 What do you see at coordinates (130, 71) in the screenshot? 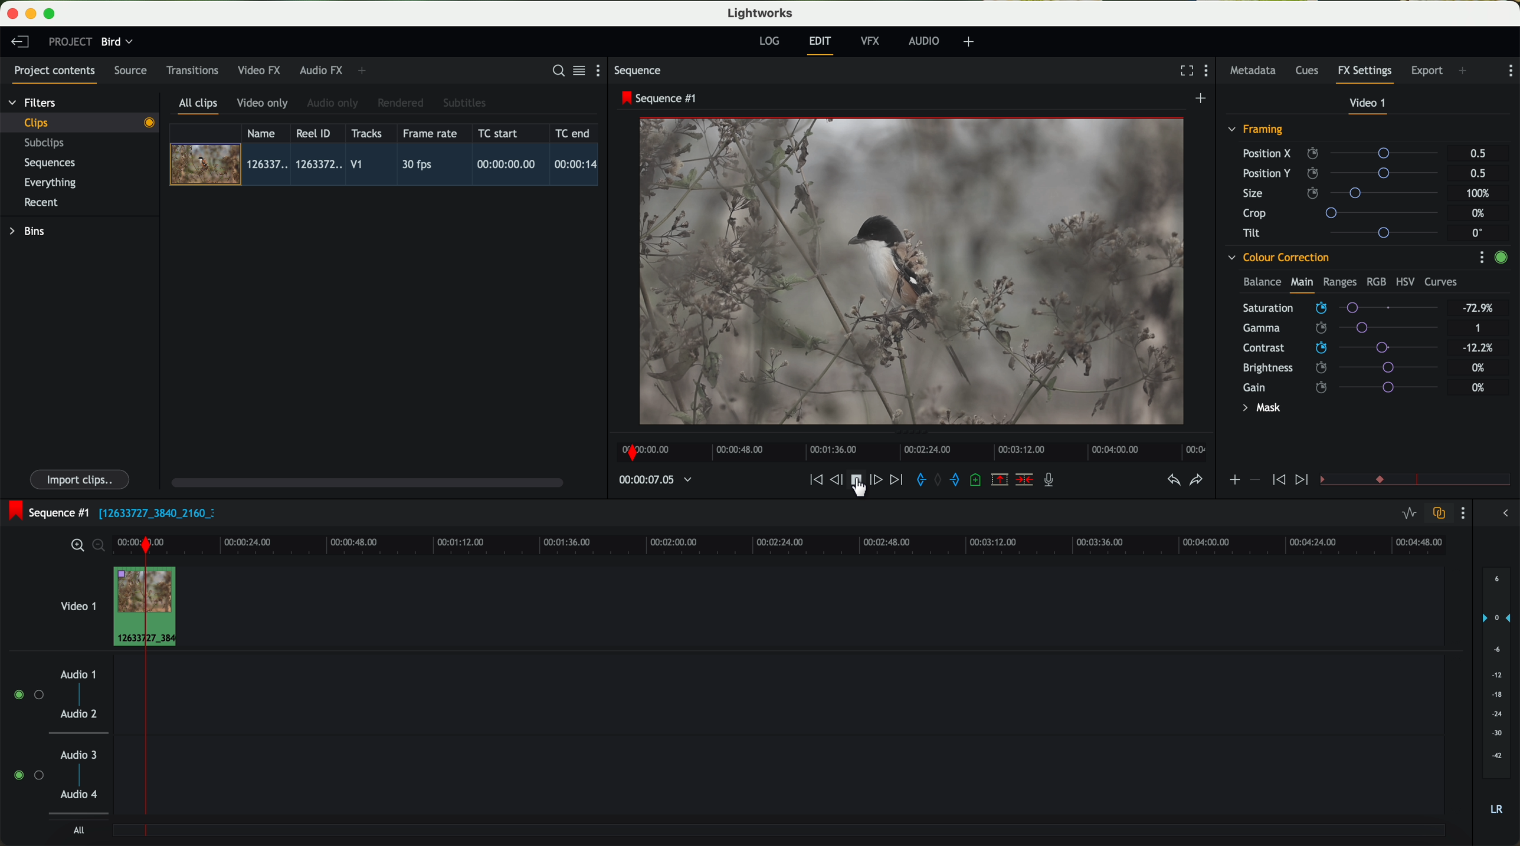
I see `source` at bounding box center [130, 71].